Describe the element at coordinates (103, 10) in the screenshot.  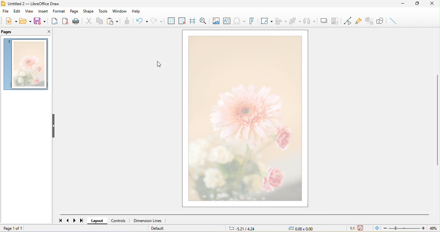
I see `tools` at that location.